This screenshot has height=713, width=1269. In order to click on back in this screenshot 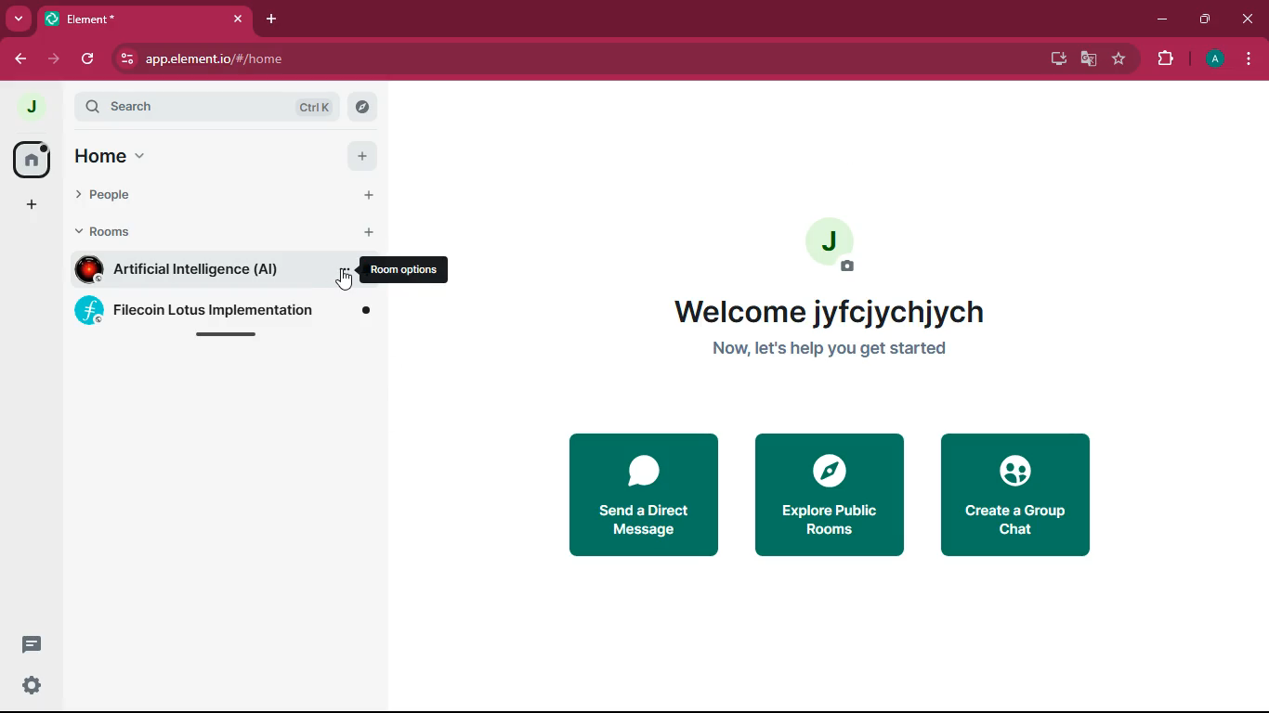, I will do `click(21, 61)`.